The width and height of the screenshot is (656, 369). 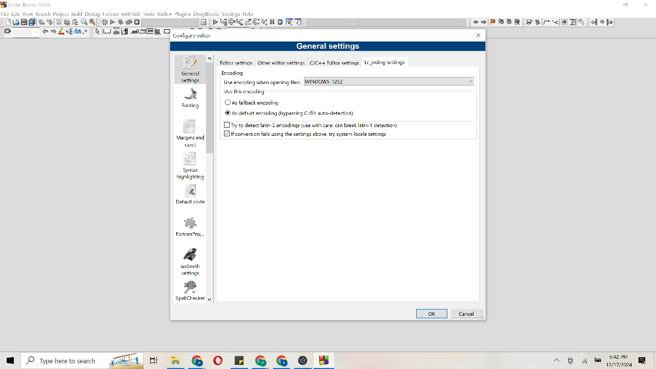 What do you see at coordinates (248, 14) in the screenshot?
I see `help` at bounding box center [248, 14].